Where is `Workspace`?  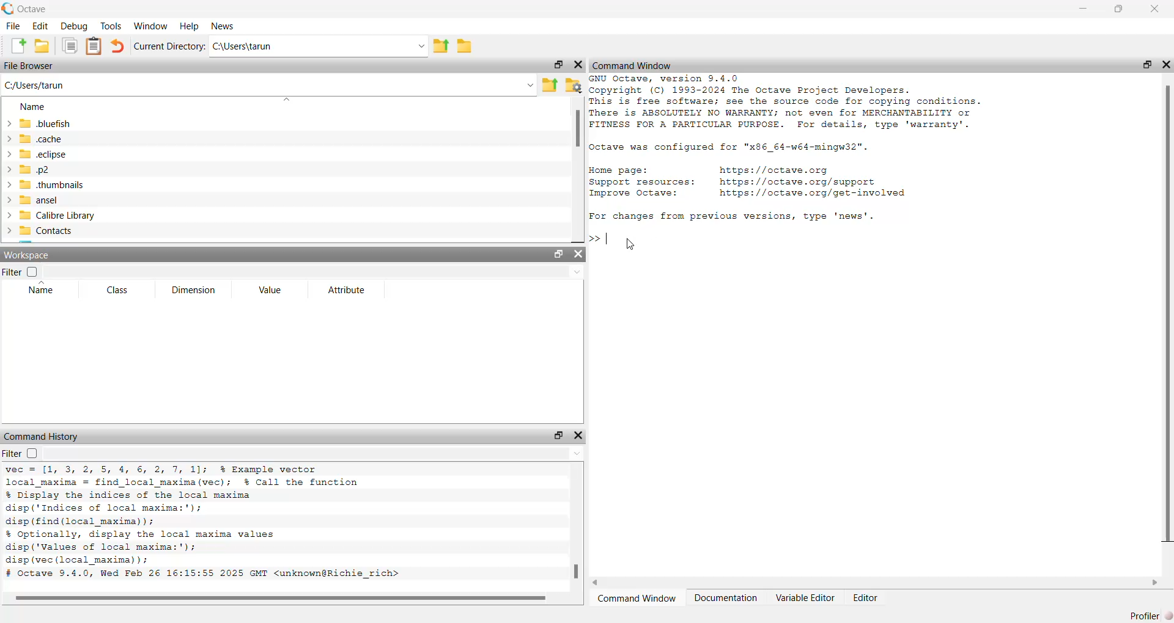
Workspace is located at coordinates (30, 255).